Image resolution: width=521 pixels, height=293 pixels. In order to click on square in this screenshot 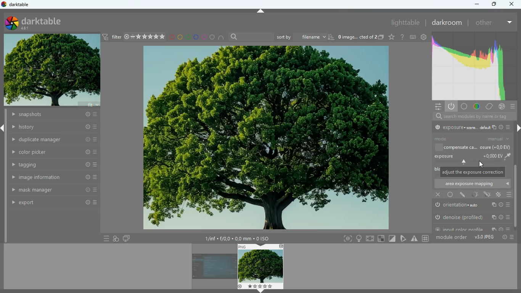, I will do `click(381, 238)`.